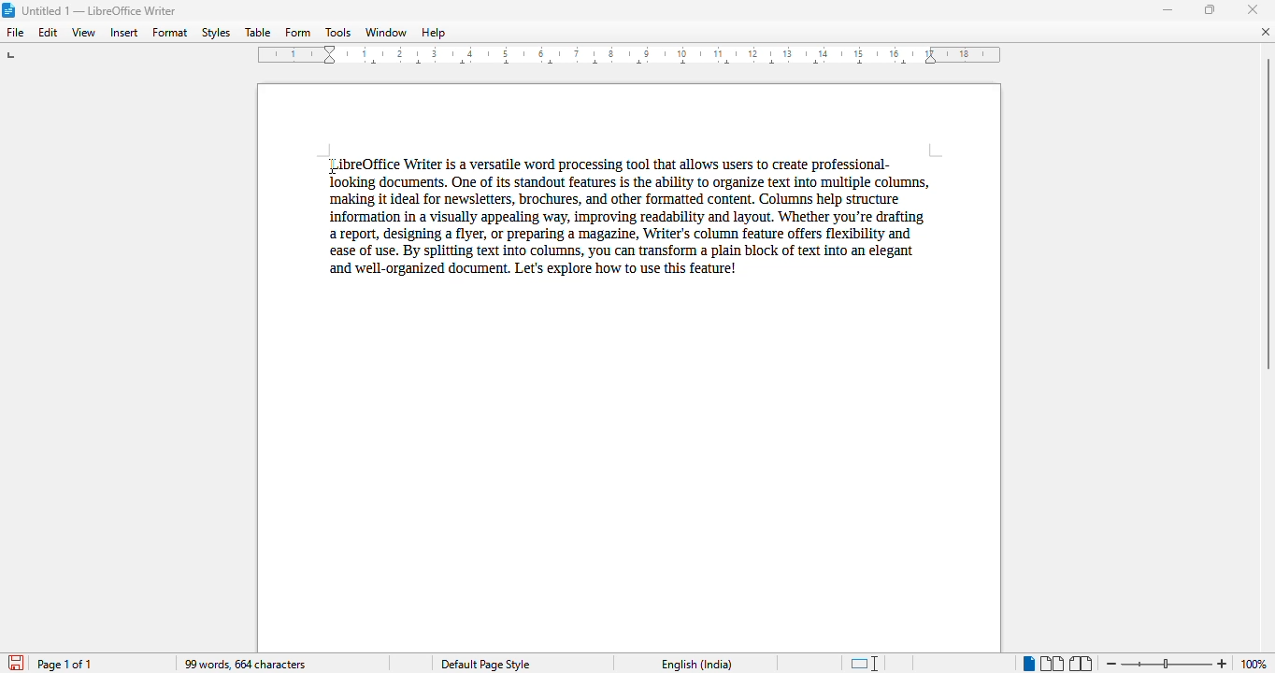  What do you see at coordinates (1112, 664) in the screenshot?
I see `zoom out` at bounding box center [1112, 664].